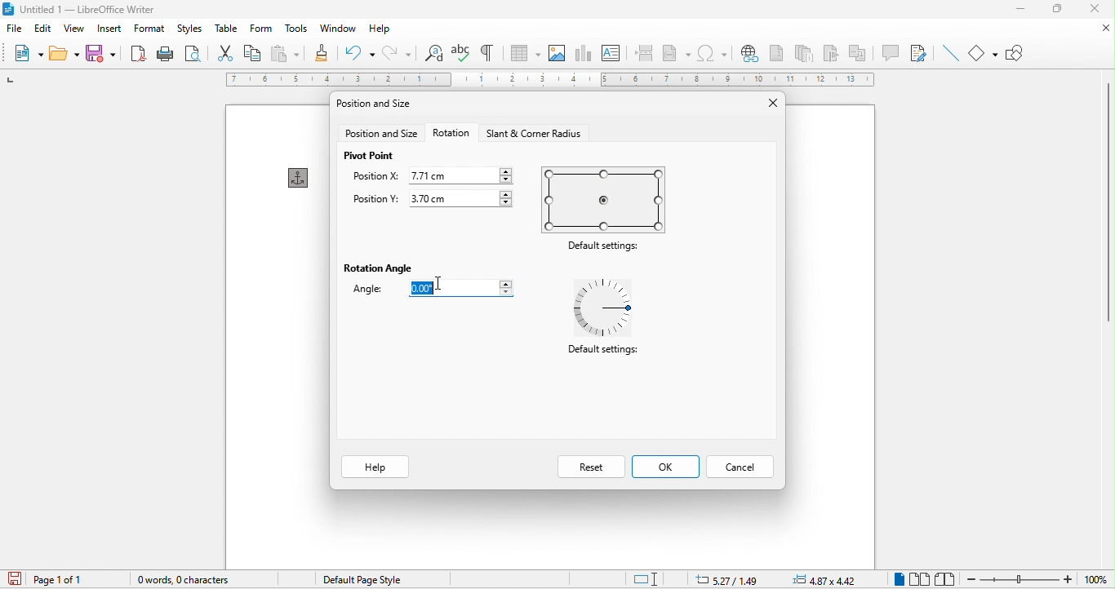  Describe the element at coordinates (28, 55) in the screenshot. I see `new` at that location.